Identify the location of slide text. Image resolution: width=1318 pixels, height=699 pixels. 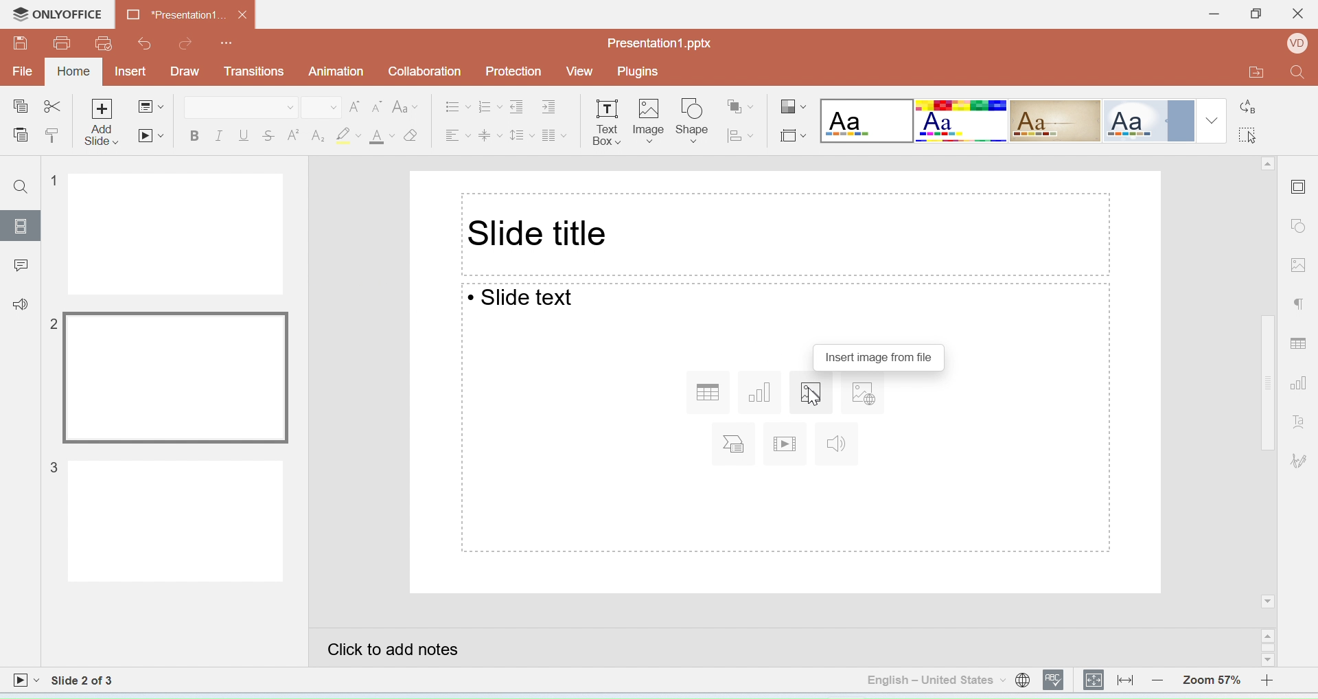
(520, 299).